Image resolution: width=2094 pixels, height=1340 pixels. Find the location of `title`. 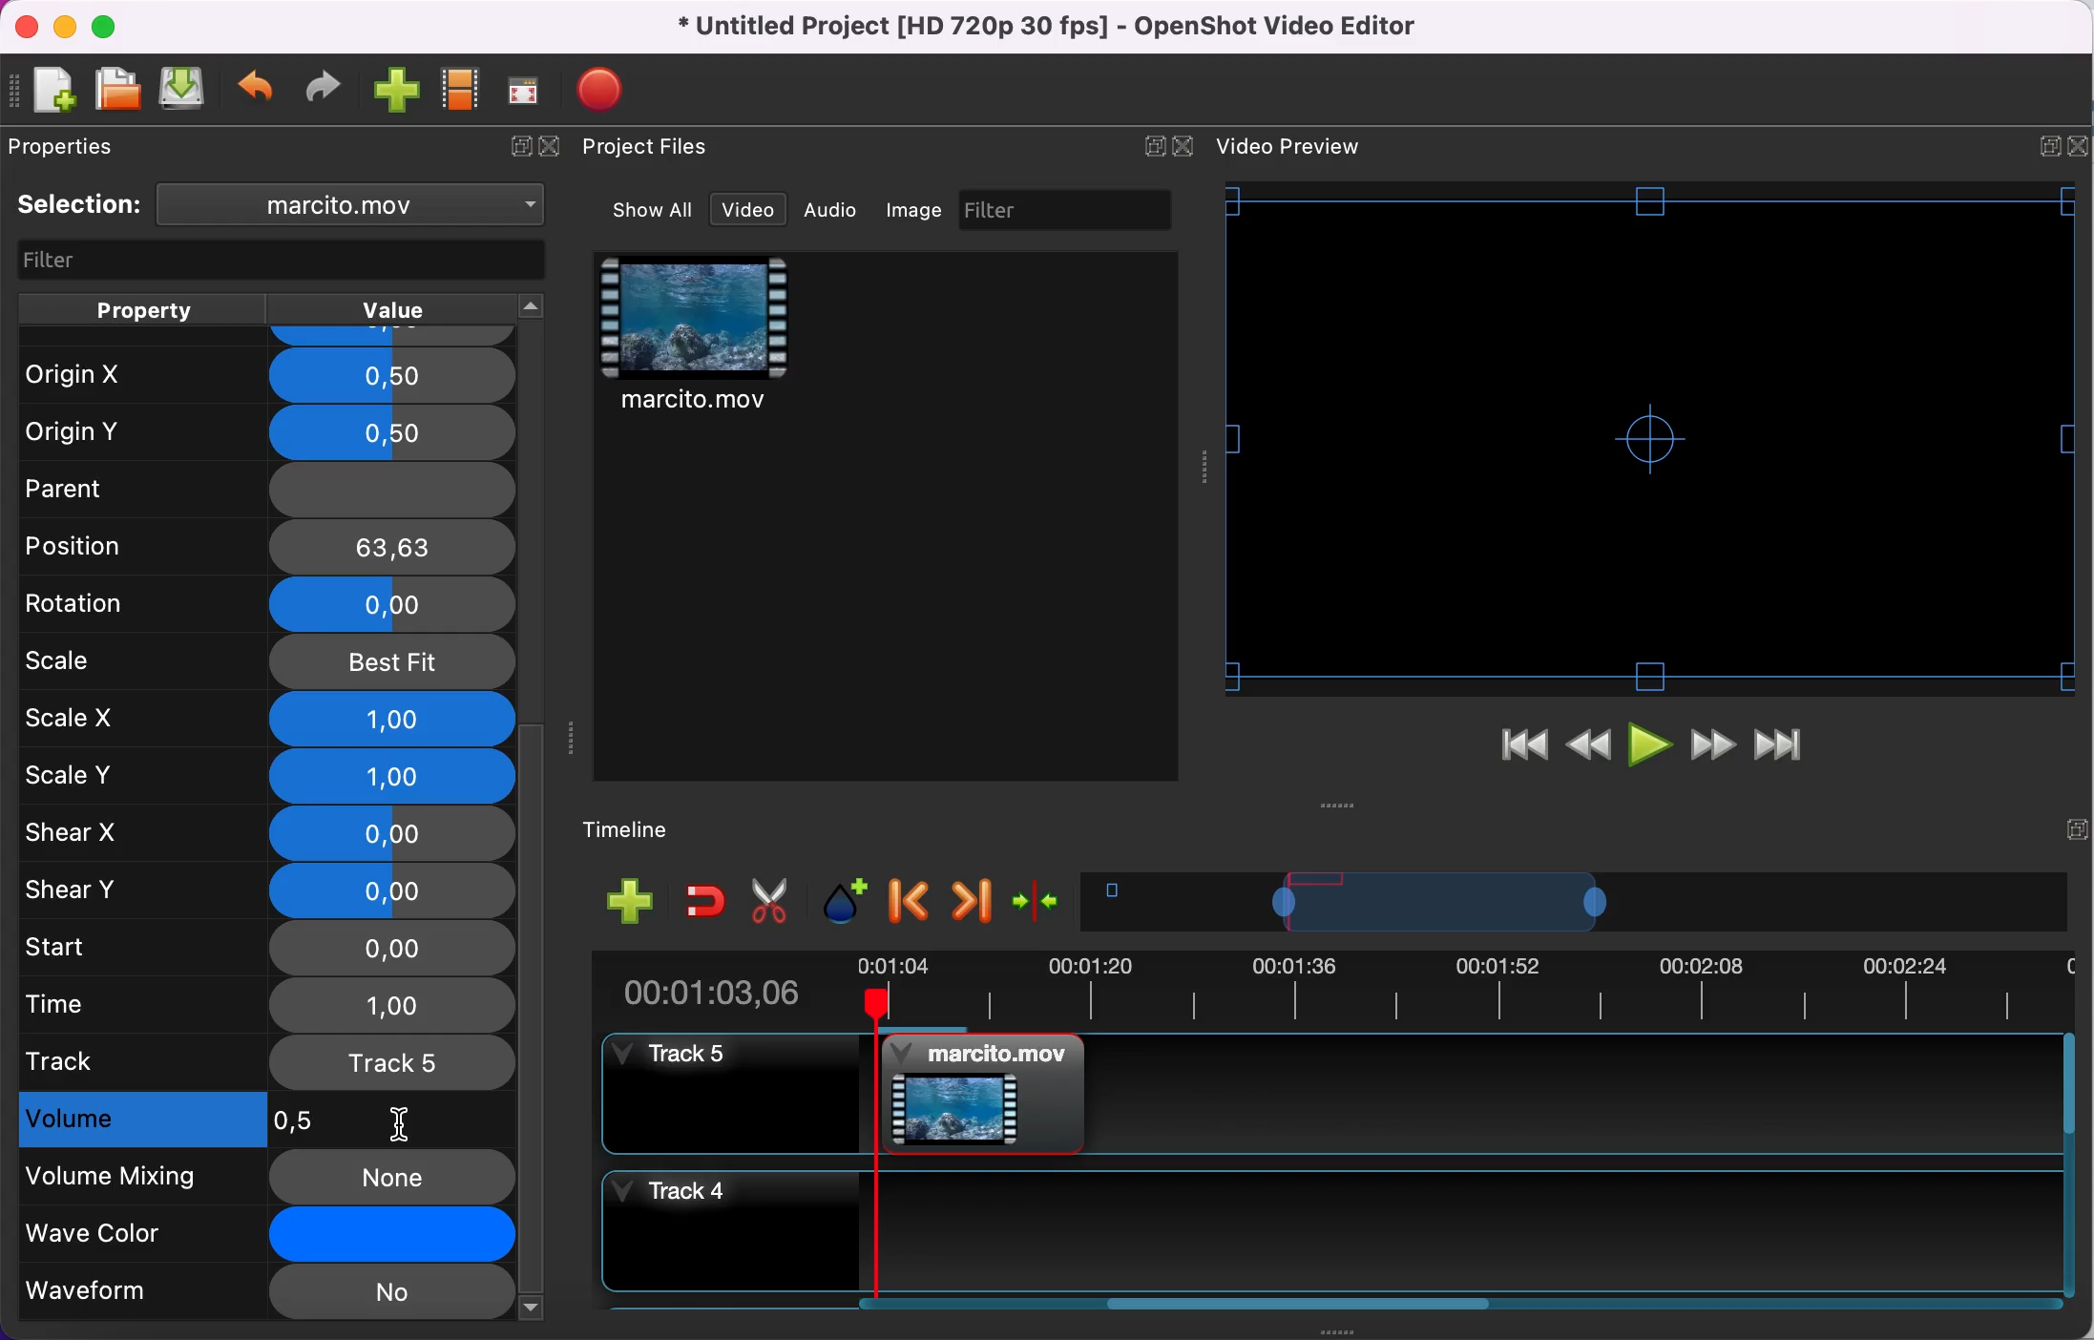

title is located at coordinates (1054, 28).